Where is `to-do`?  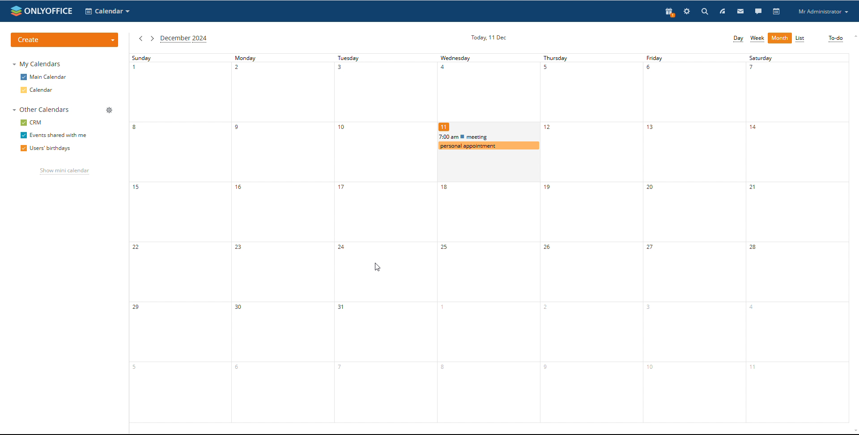
to-do is located at coordinates (836, 39).